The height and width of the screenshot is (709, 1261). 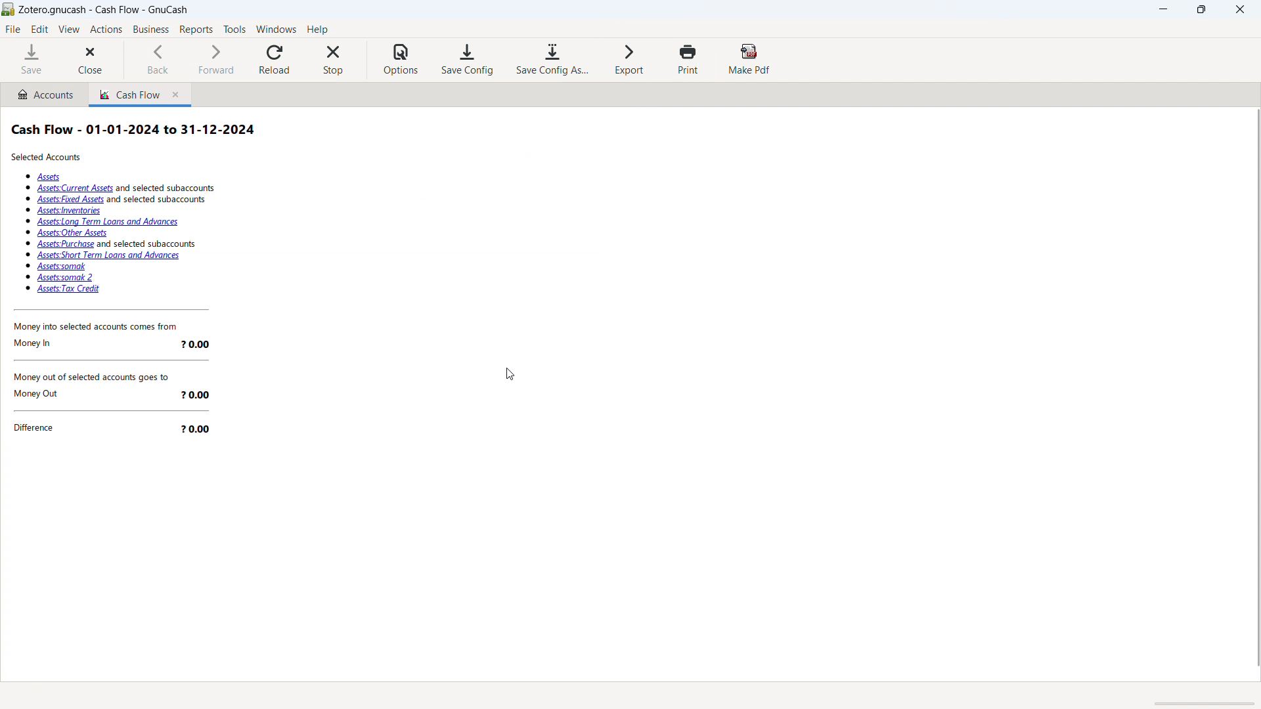 I want to click on Assets: short term loans and advances, so click(x=109, y=255).